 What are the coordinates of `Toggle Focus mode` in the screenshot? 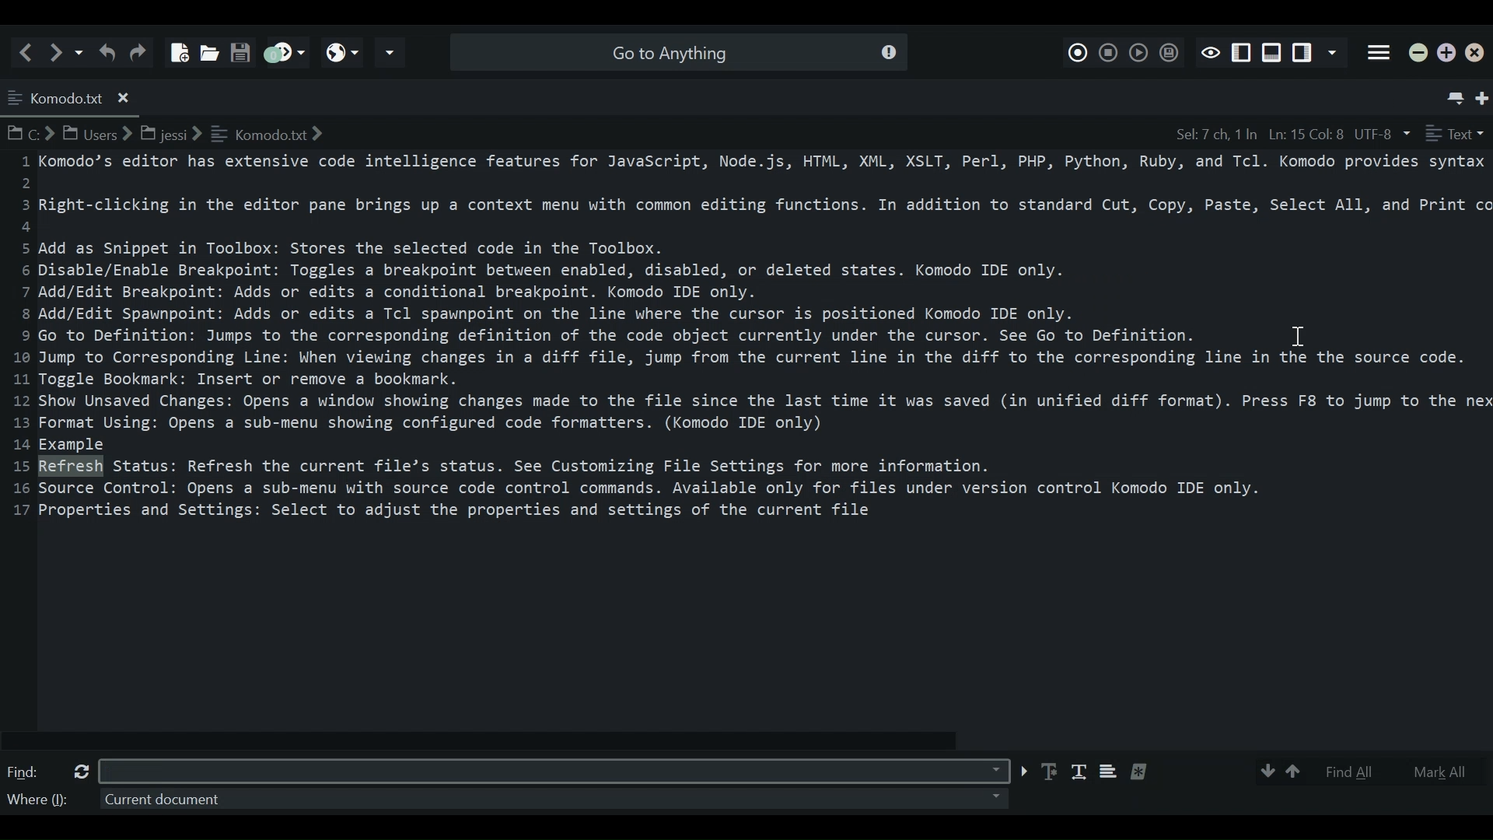 It's located at (1210, 51).